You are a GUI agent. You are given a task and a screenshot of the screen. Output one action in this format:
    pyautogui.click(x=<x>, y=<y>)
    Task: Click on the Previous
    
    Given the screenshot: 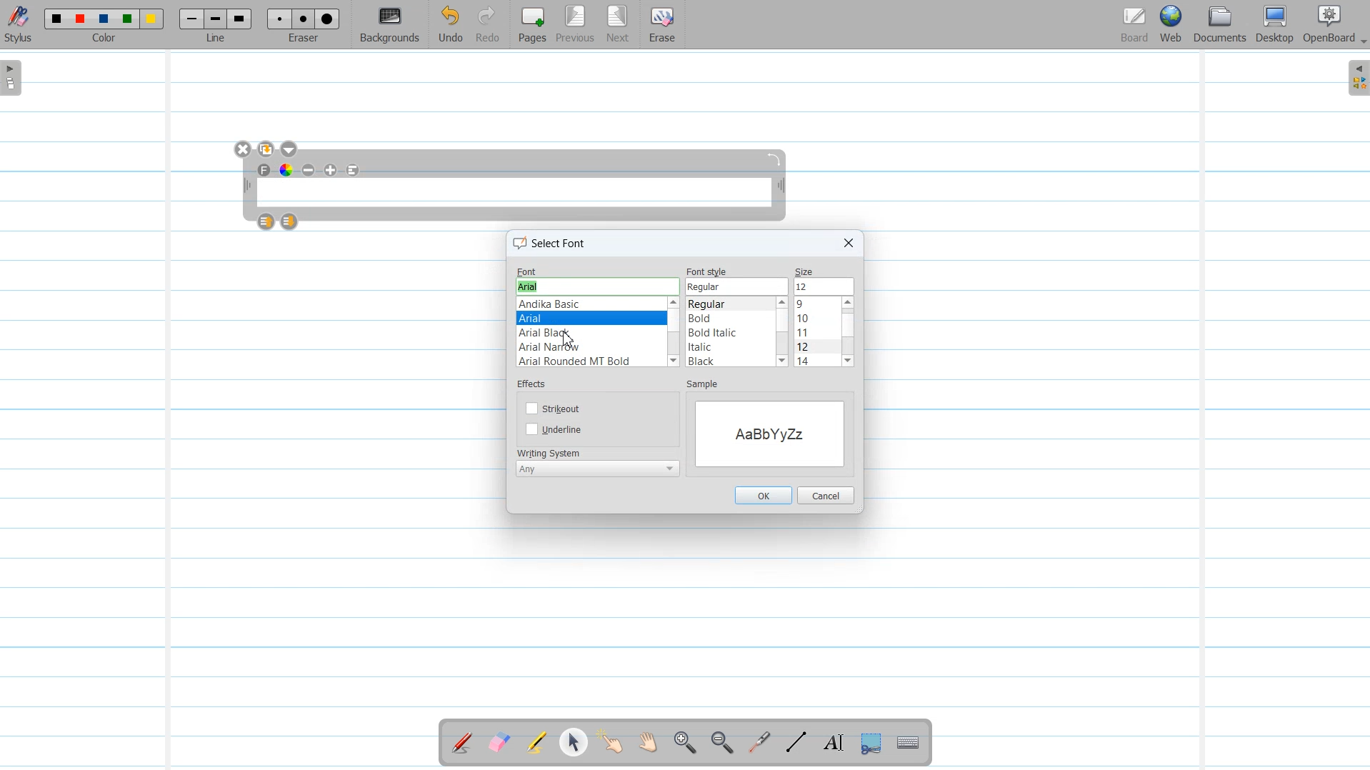 What is the action you would take?
    pyautogui.click(x=577, y=25)
    